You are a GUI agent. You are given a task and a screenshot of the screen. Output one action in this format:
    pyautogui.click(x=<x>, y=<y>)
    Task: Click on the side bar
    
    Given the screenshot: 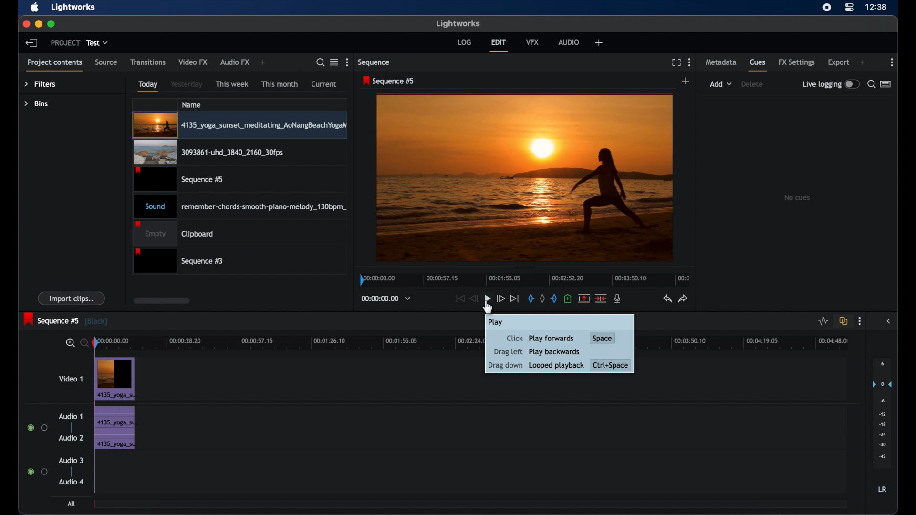 What is the action you would take?
    pyautogui.click(x=889, y=321)
    